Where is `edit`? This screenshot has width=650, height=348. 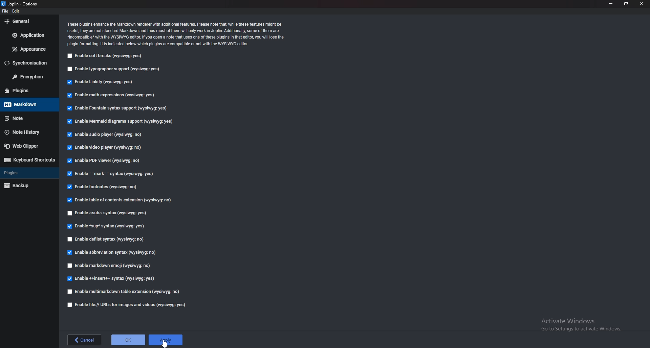 edit is located at coordinates (18, 11).